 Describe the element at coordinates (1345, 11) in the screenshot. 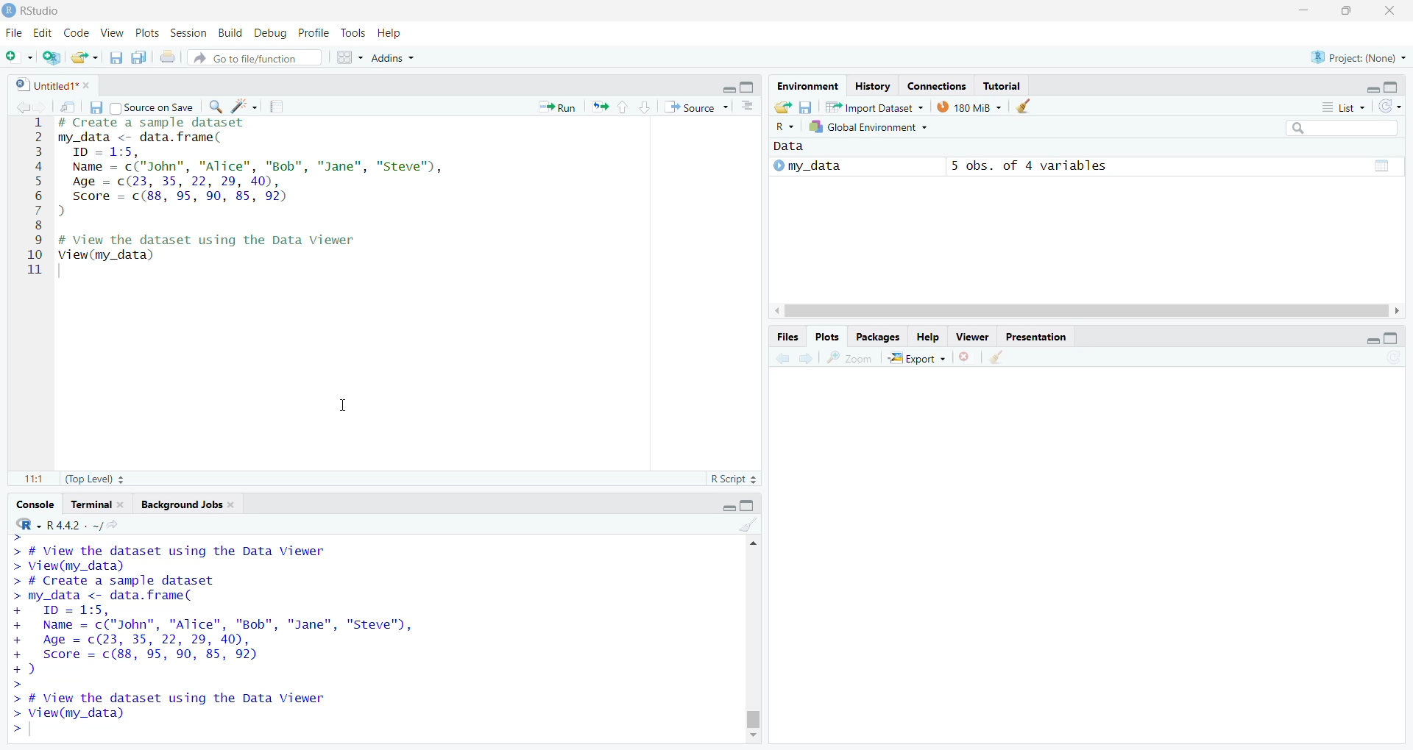

I see `Maximize` at that location.